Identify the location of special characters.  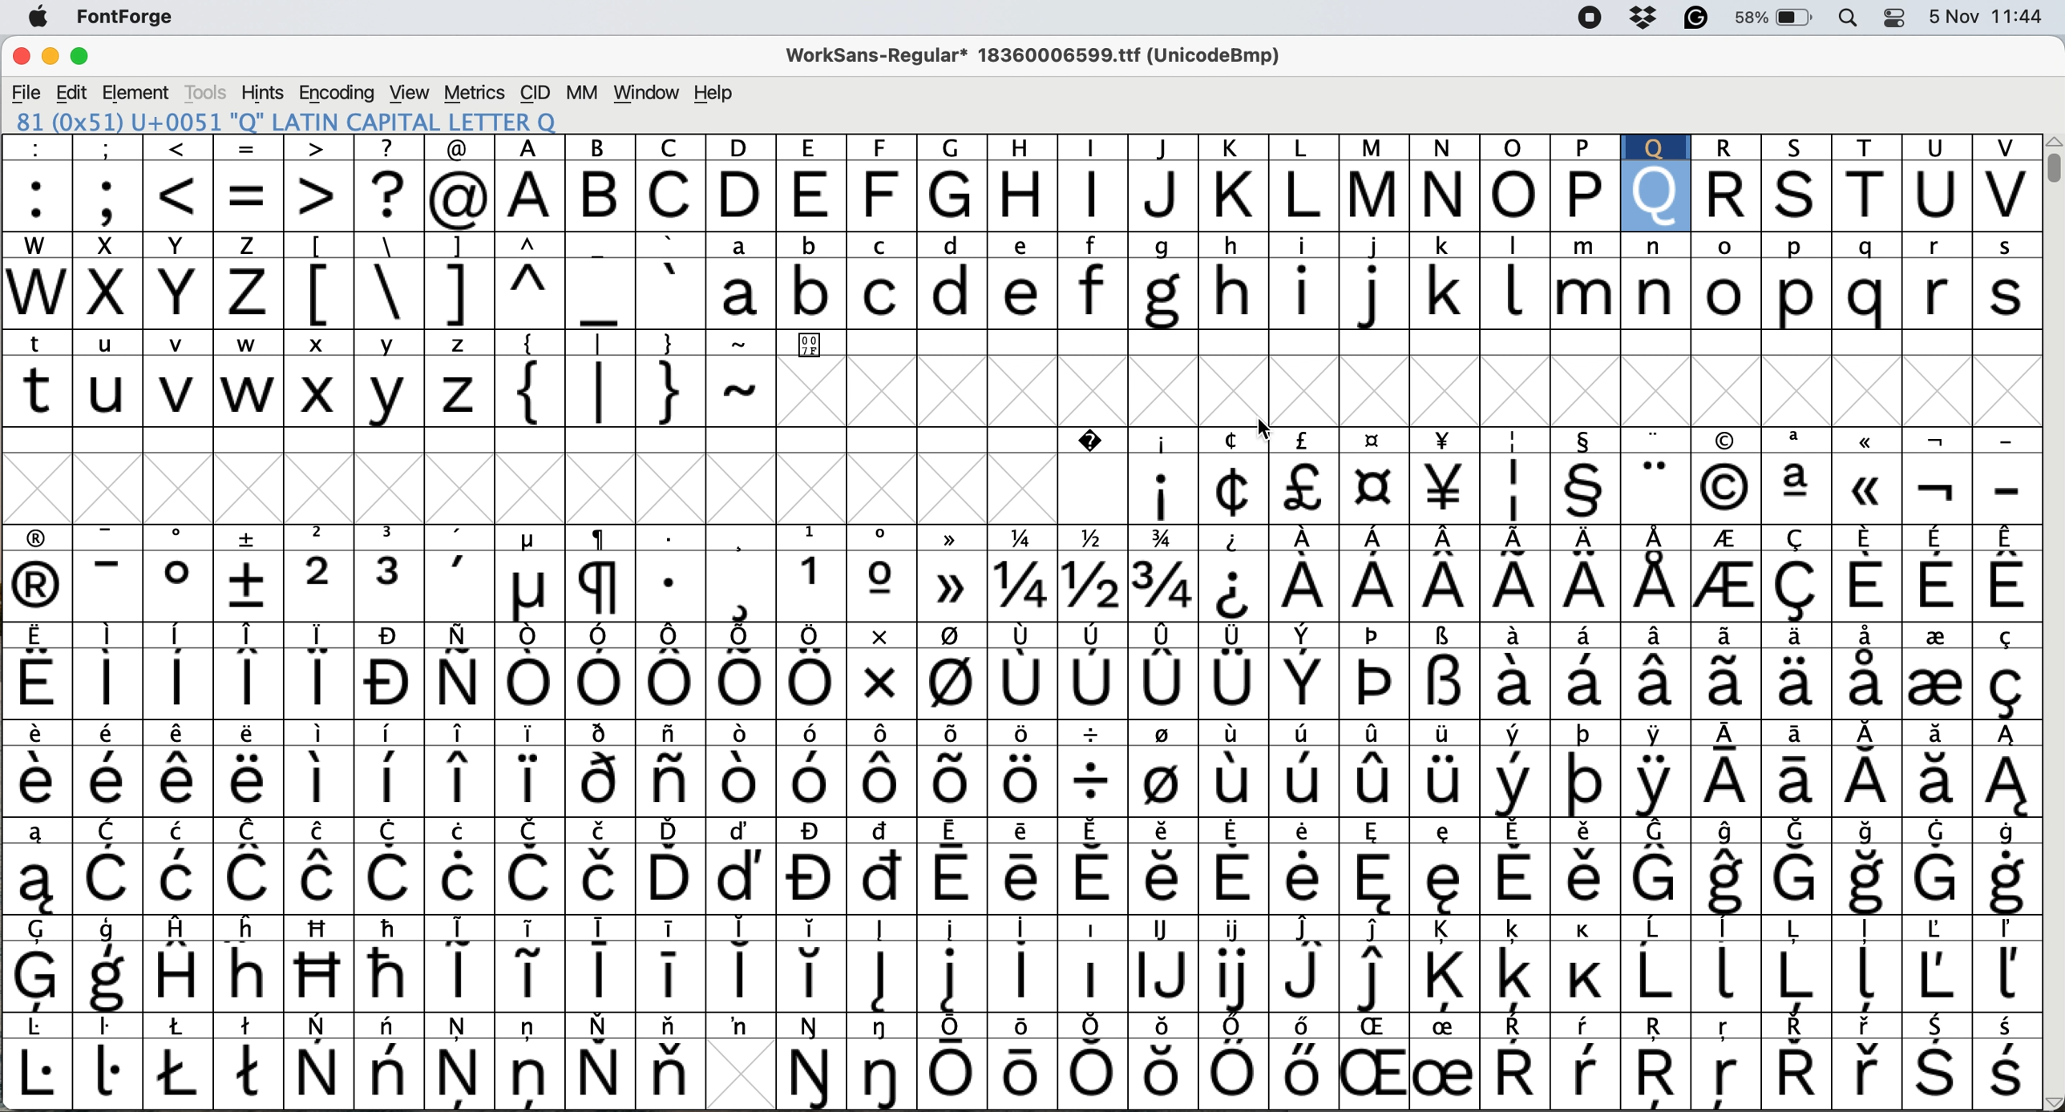
(1548, 441).